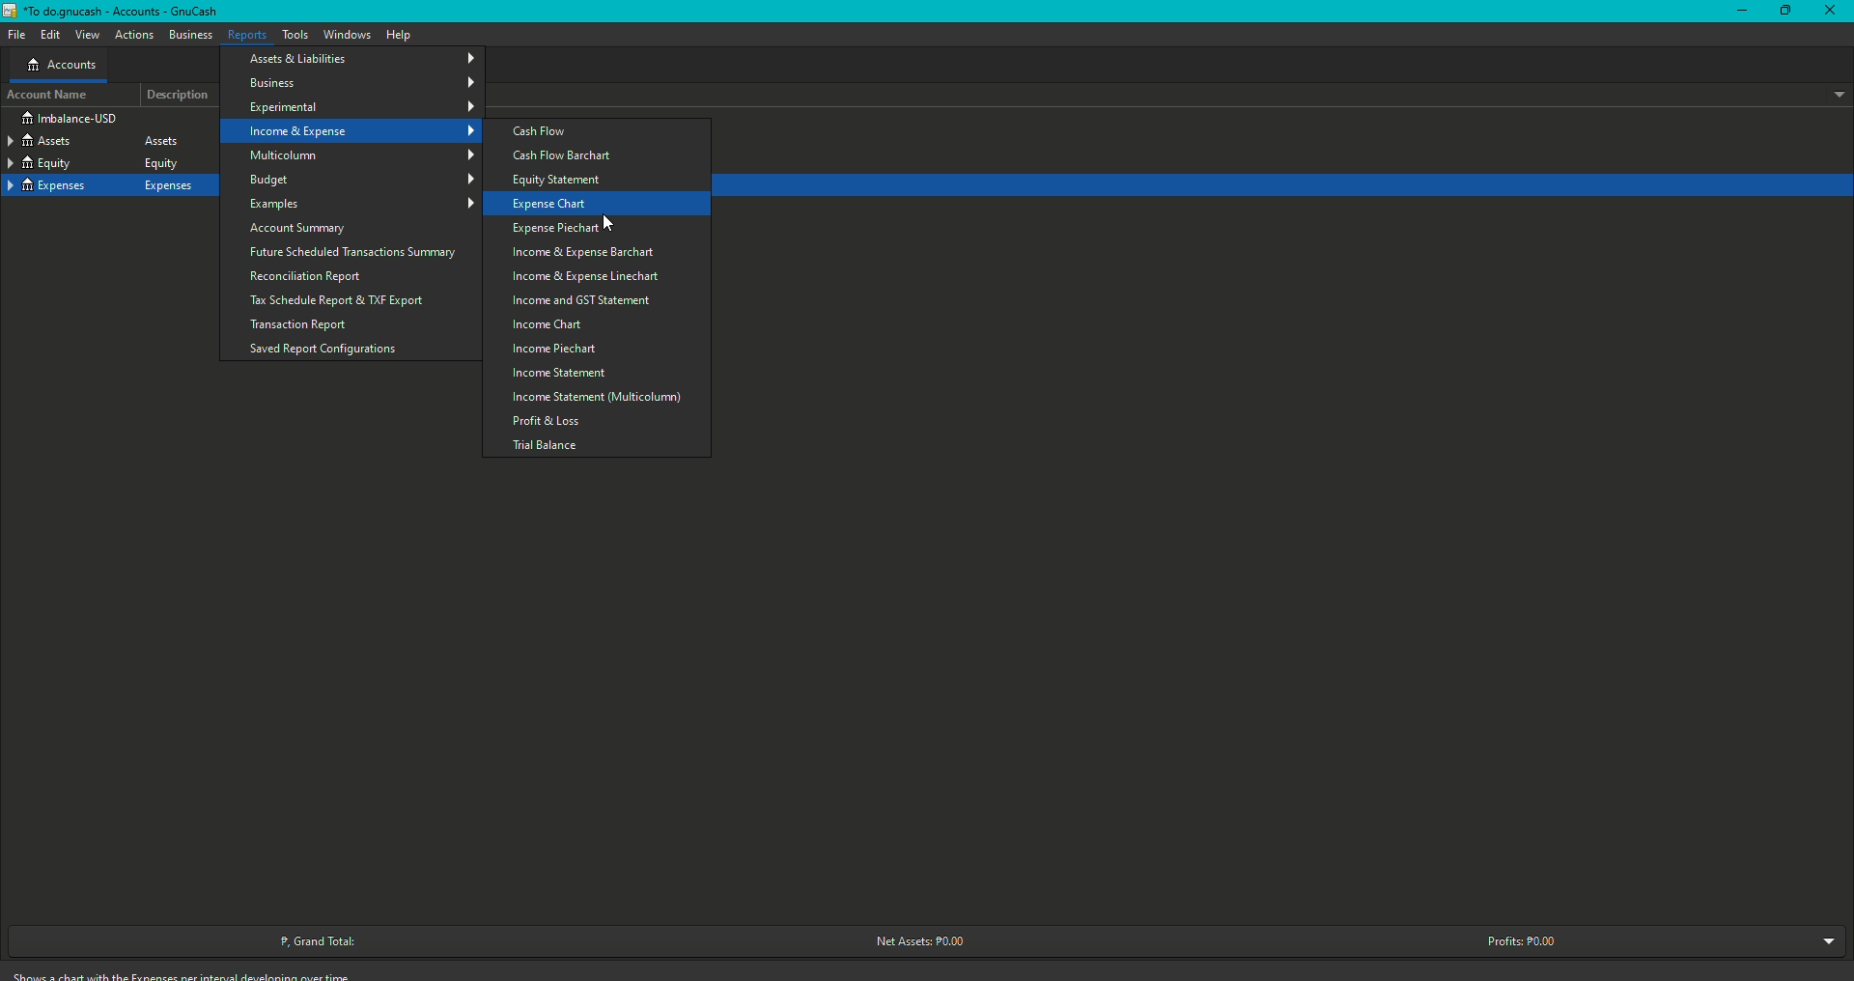 The height and width of the screenshot is (981, 1854). What do you see at coordinates (295, 35) in the screenshot?
I see `Tools` at bounding box center [295, 35].